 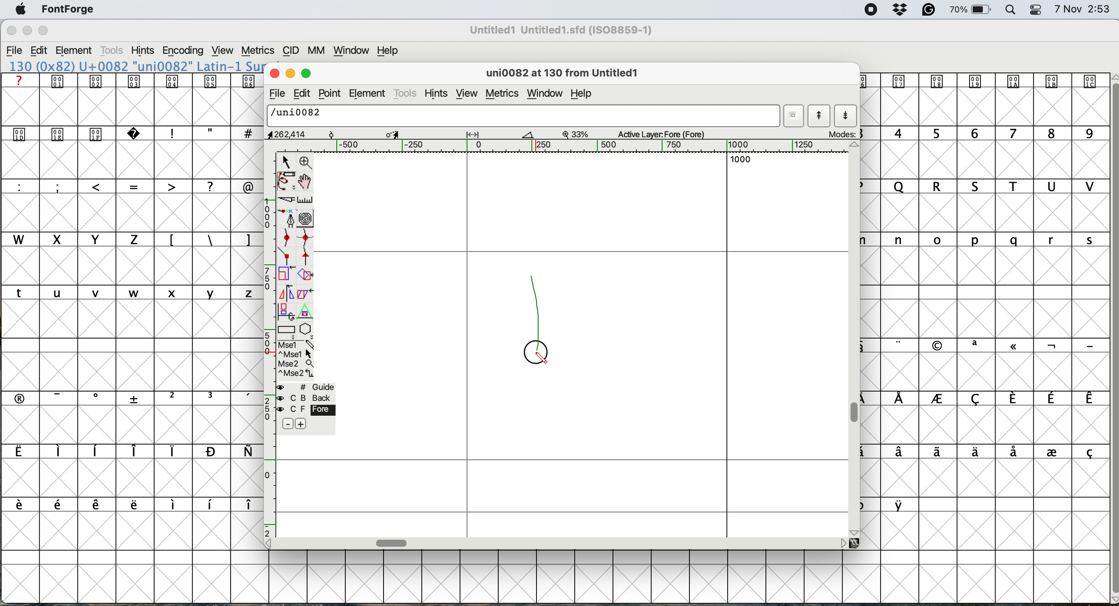 I want to click on lowercase letters, so click(x=128, y=293).